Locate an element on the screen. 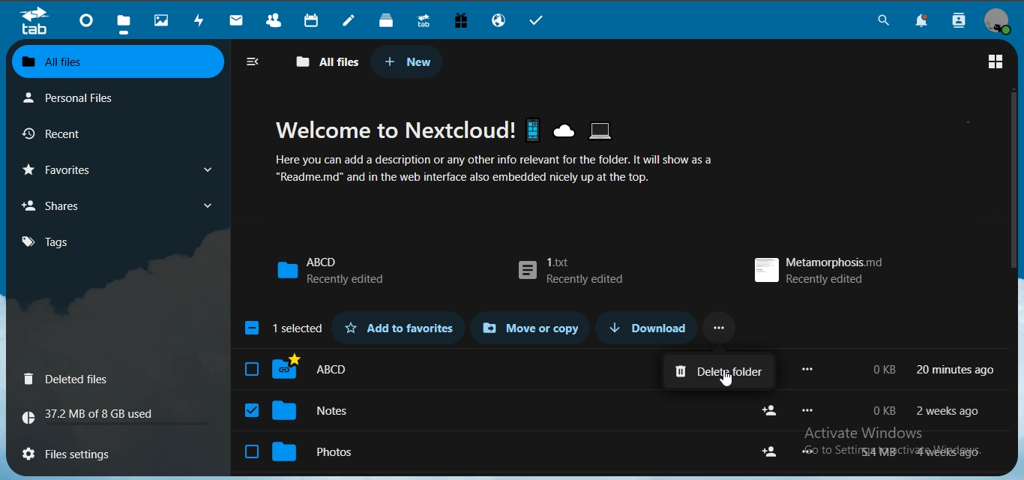 The image size is (1024, 480). favorites is located at coordinates (121, 167).